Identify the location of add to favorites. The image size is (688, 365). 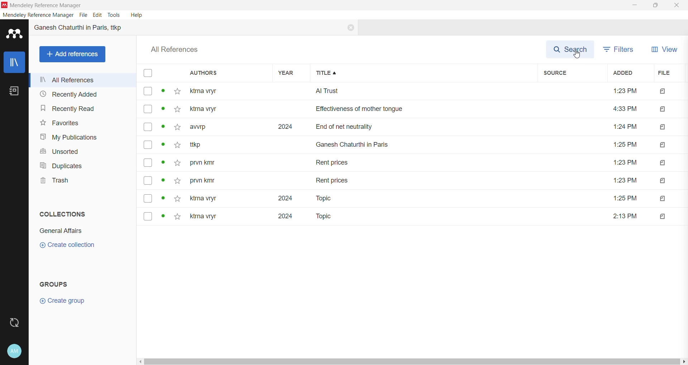
(177, 198).